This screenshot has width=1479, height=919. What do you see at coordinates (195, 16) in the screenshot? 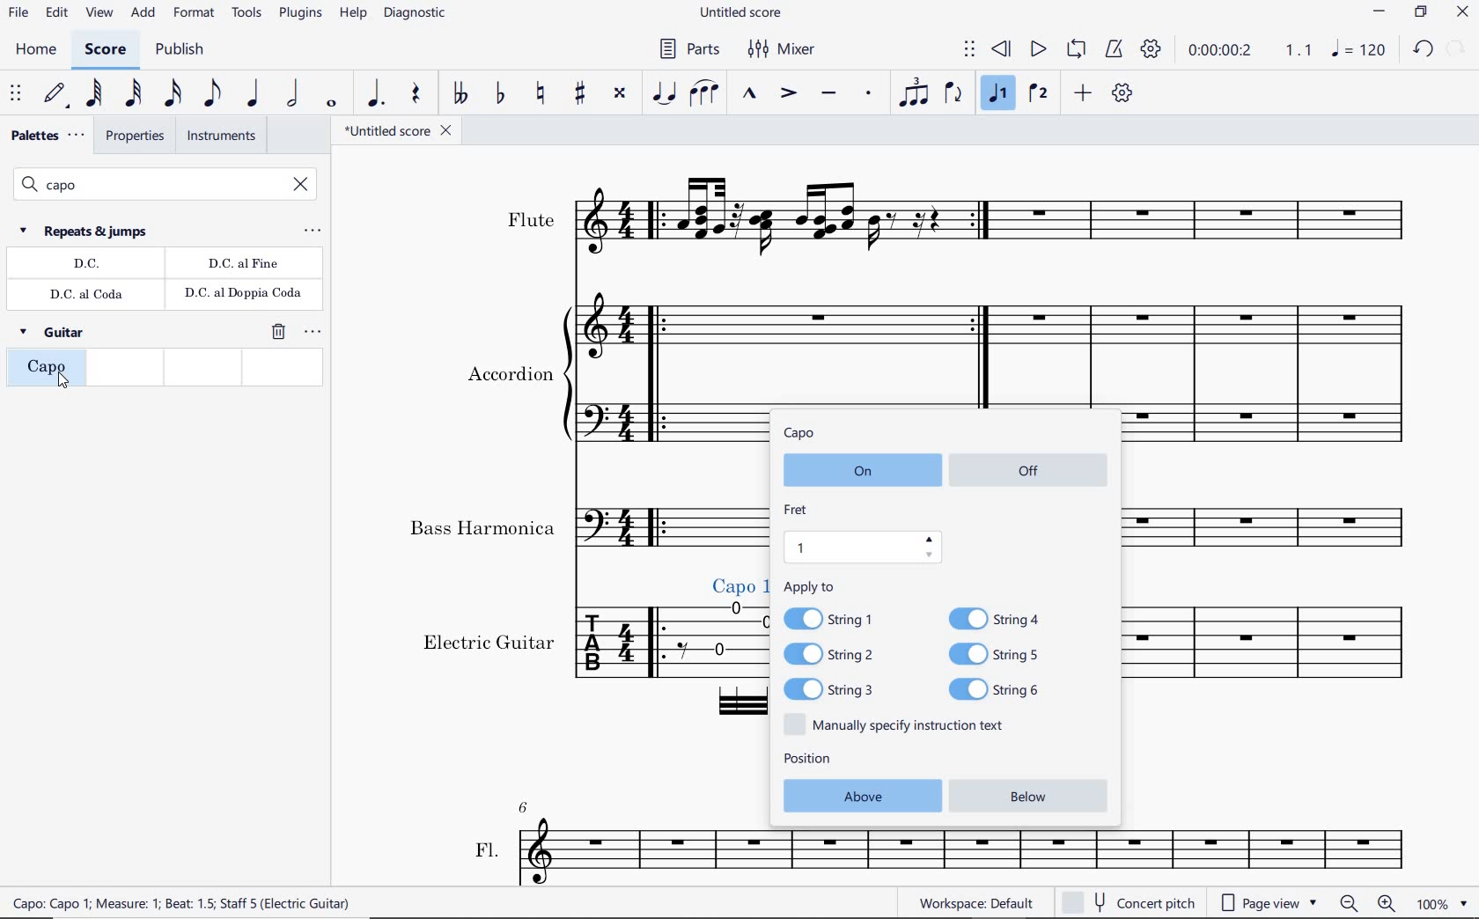
I see `format` at bounding box center [195, 16].